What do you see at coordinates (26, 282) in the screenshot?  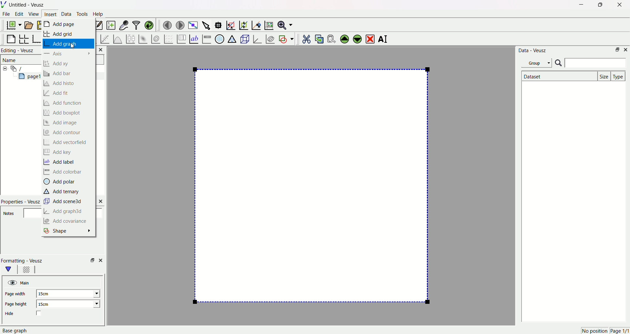 I see `Main` at bounding box center [26, 282].